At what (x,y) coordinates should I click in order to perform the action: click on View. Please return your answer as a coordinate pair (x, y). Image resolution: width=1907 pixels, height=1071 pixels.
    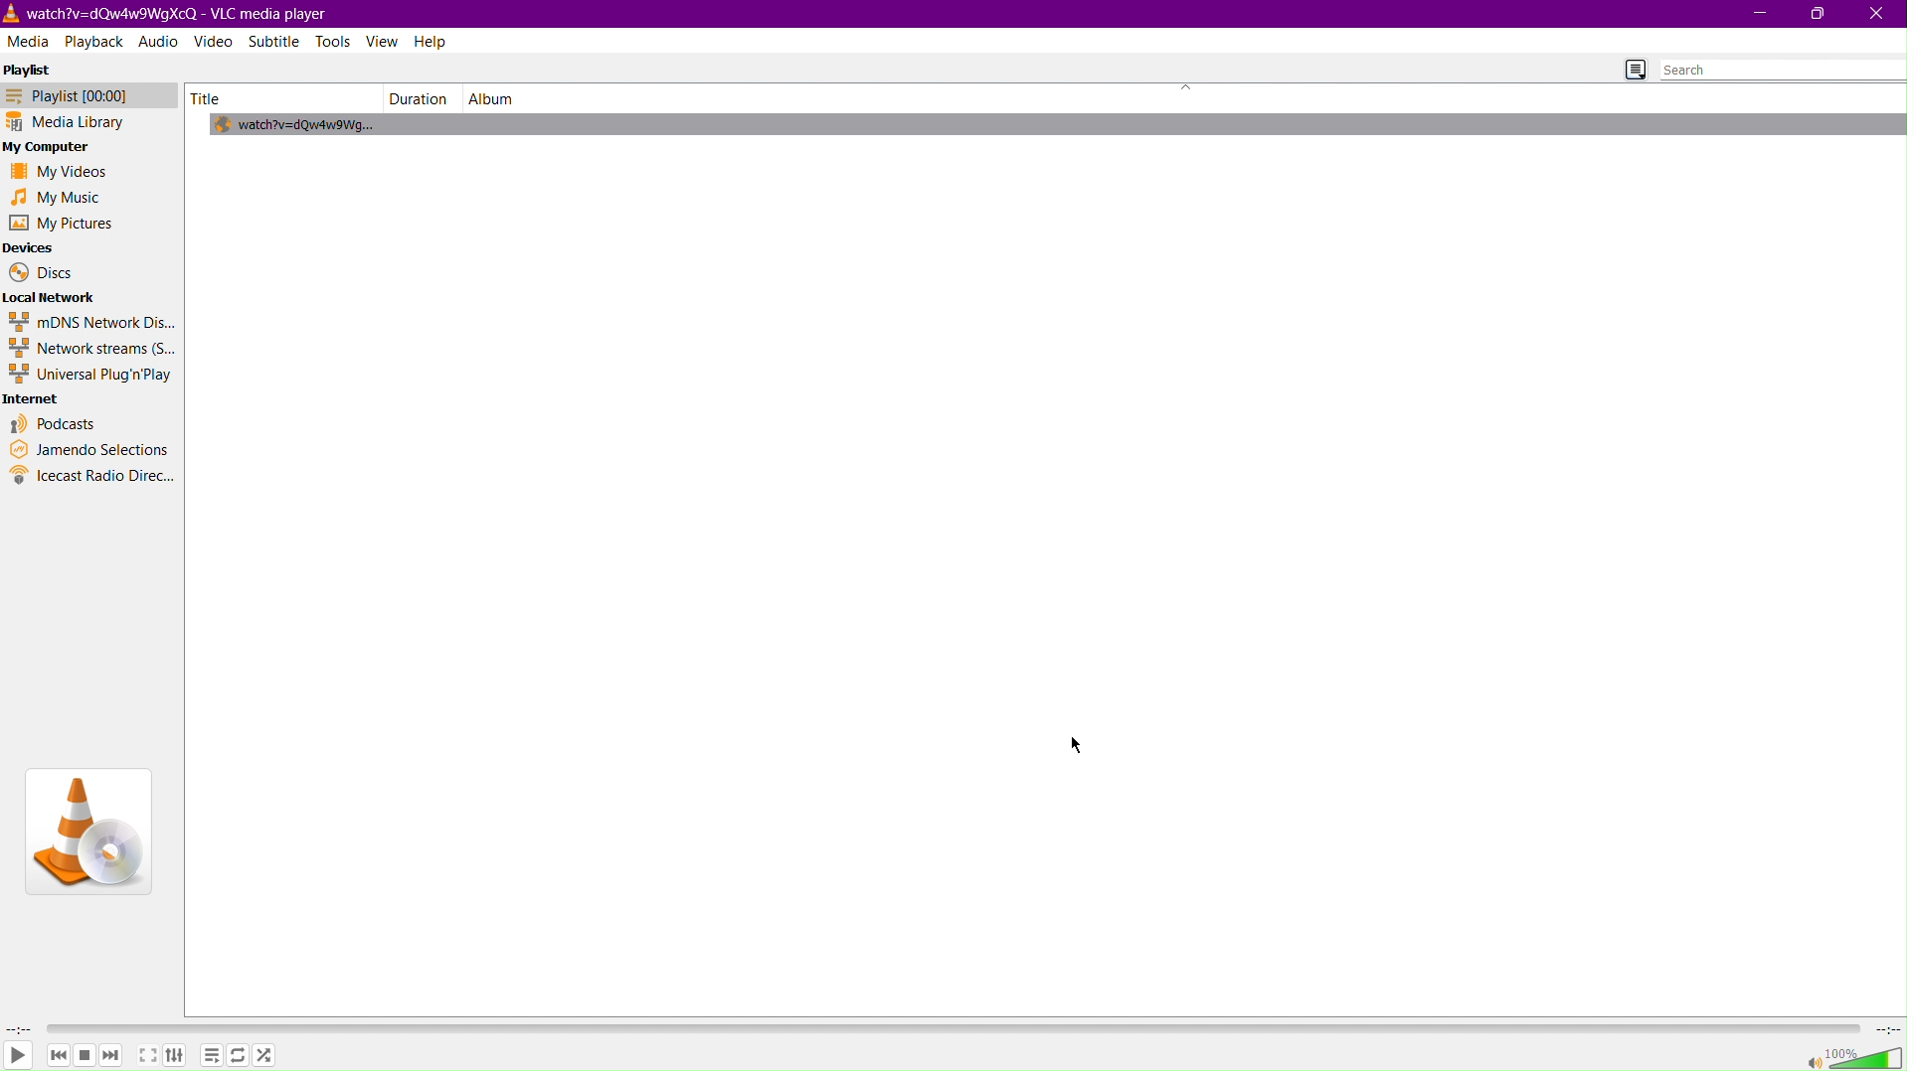
    Looking at the image, I should click on (382, 42).